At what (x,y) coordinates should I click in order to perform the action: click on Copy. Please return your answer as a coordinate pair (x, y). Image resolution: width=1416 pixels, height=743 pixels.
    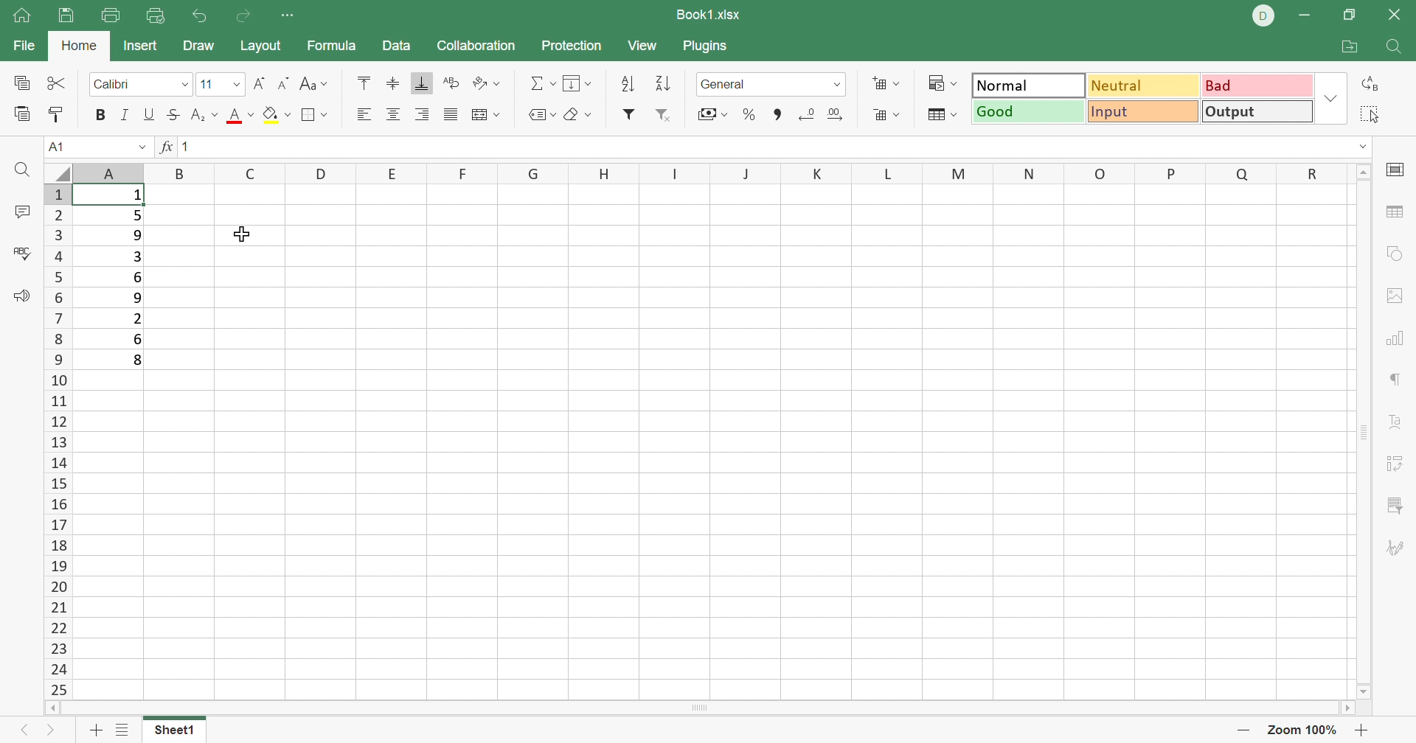
    Looking at the image, I should click on (21, 80).